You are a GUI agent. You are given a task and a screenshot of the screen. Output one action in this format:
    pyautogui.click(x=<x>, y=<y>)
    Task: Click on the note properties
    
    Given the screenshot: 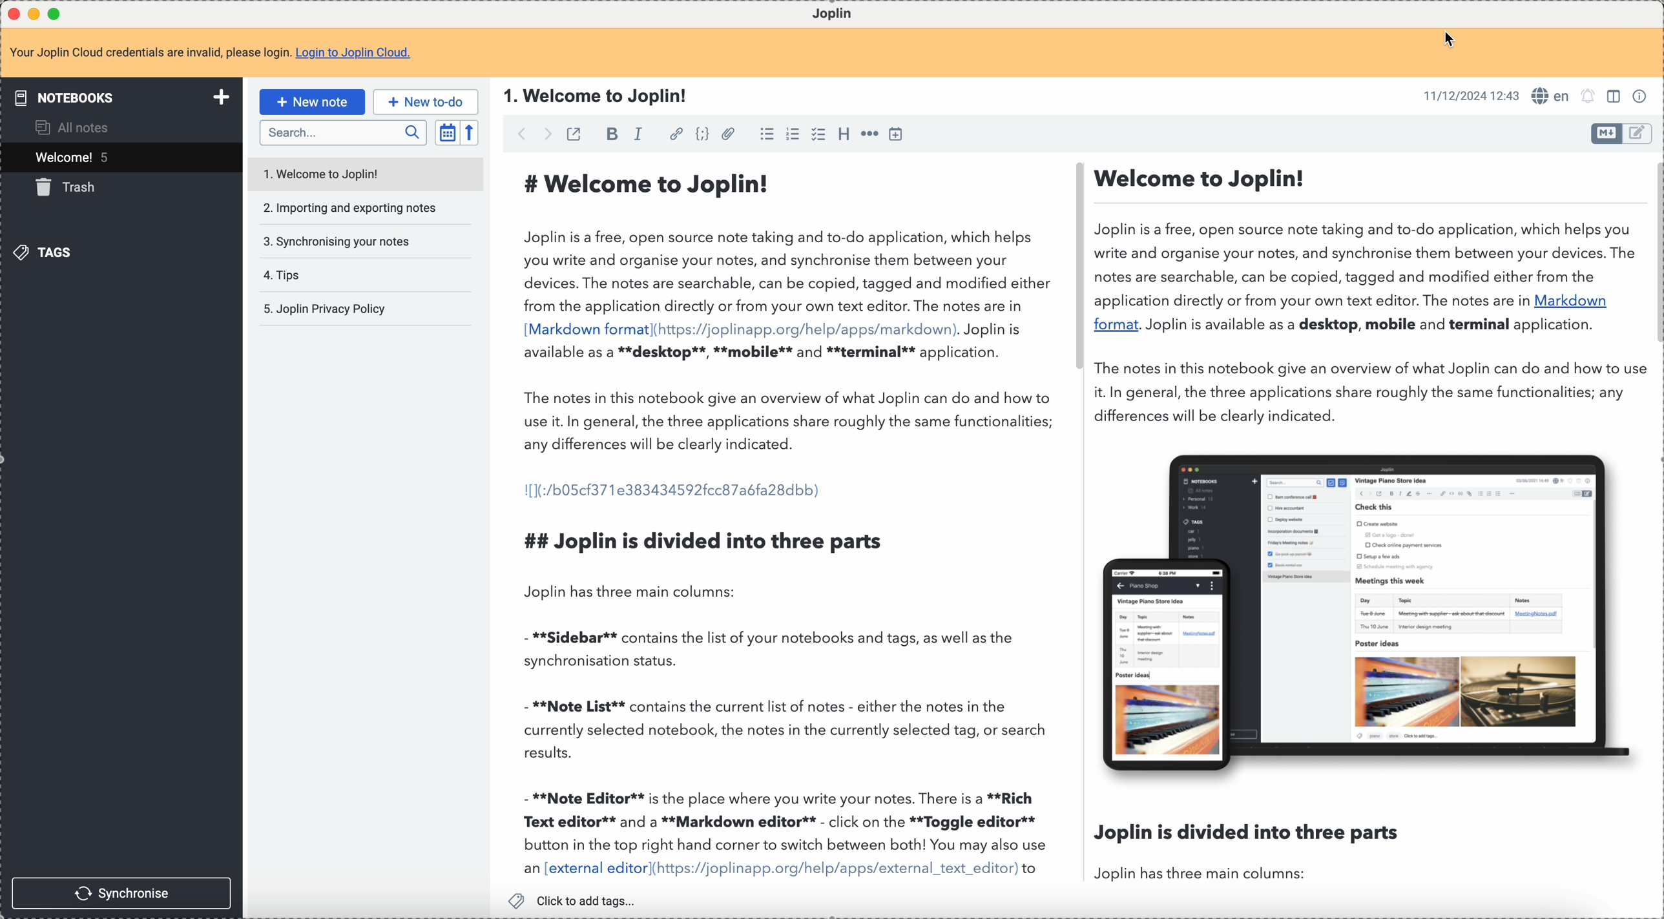 What is the action you would take?
    pyautogui.click(x=1640, y=96)
    